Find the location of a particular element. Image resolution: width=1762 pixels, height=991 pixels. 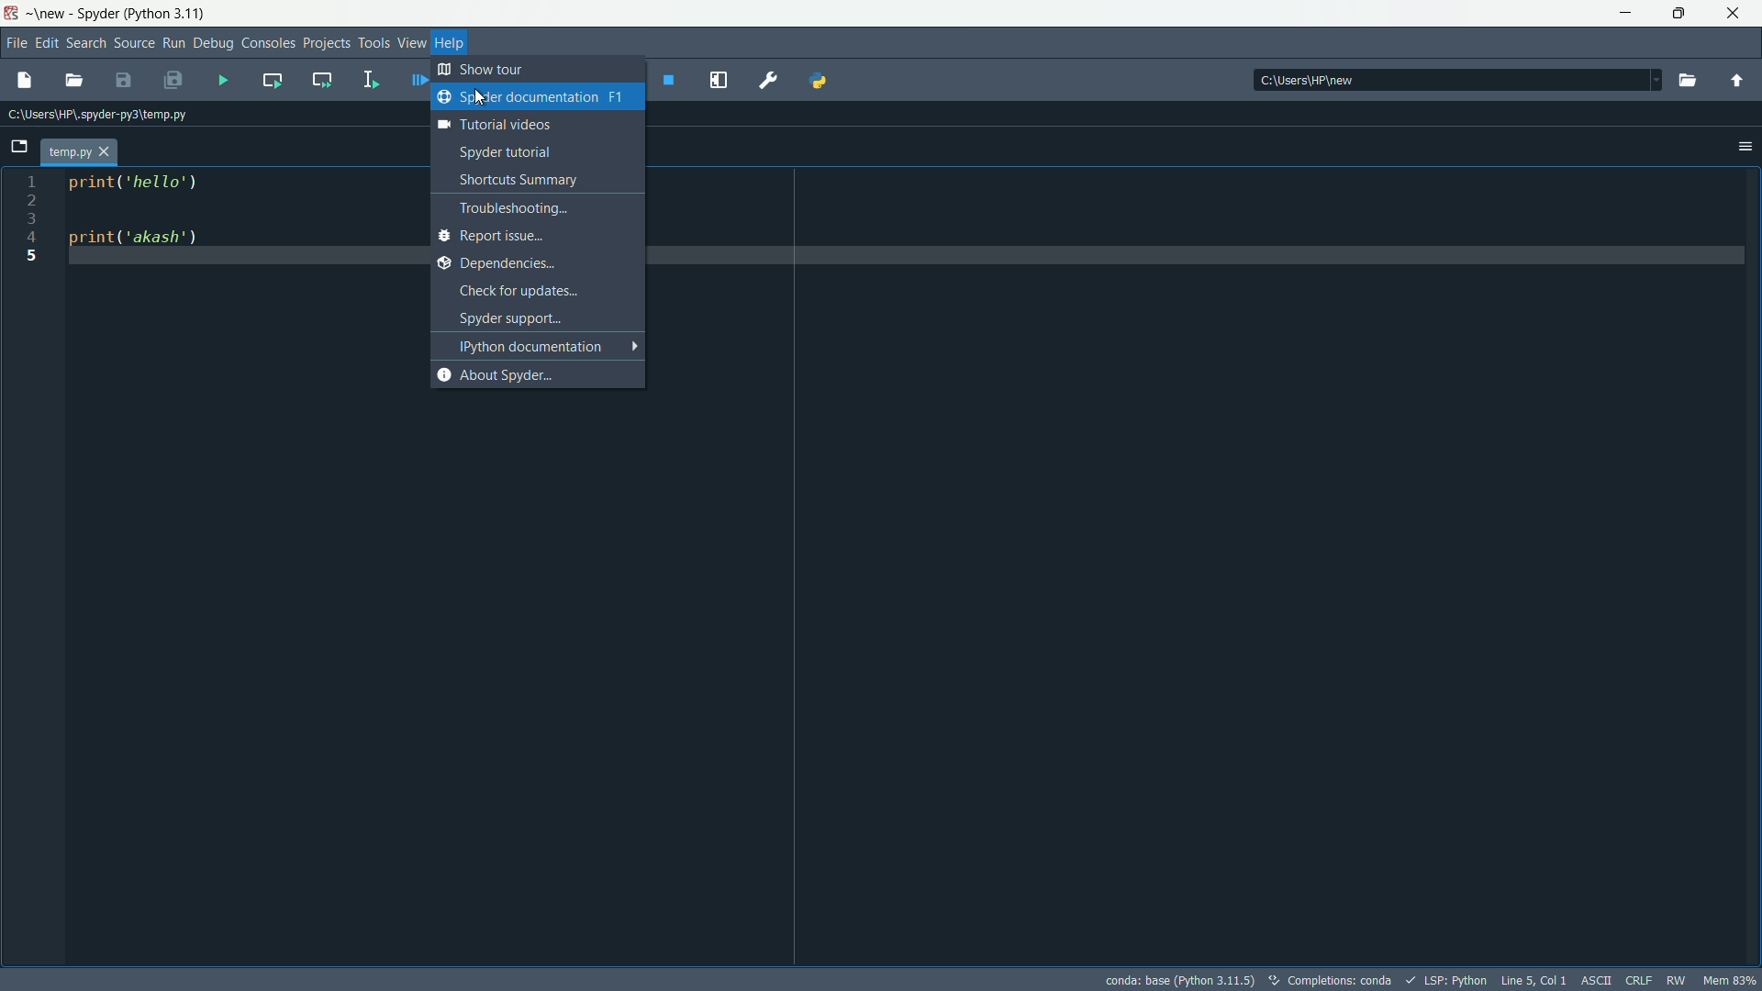

source menu is located at coordinates (133, 44).